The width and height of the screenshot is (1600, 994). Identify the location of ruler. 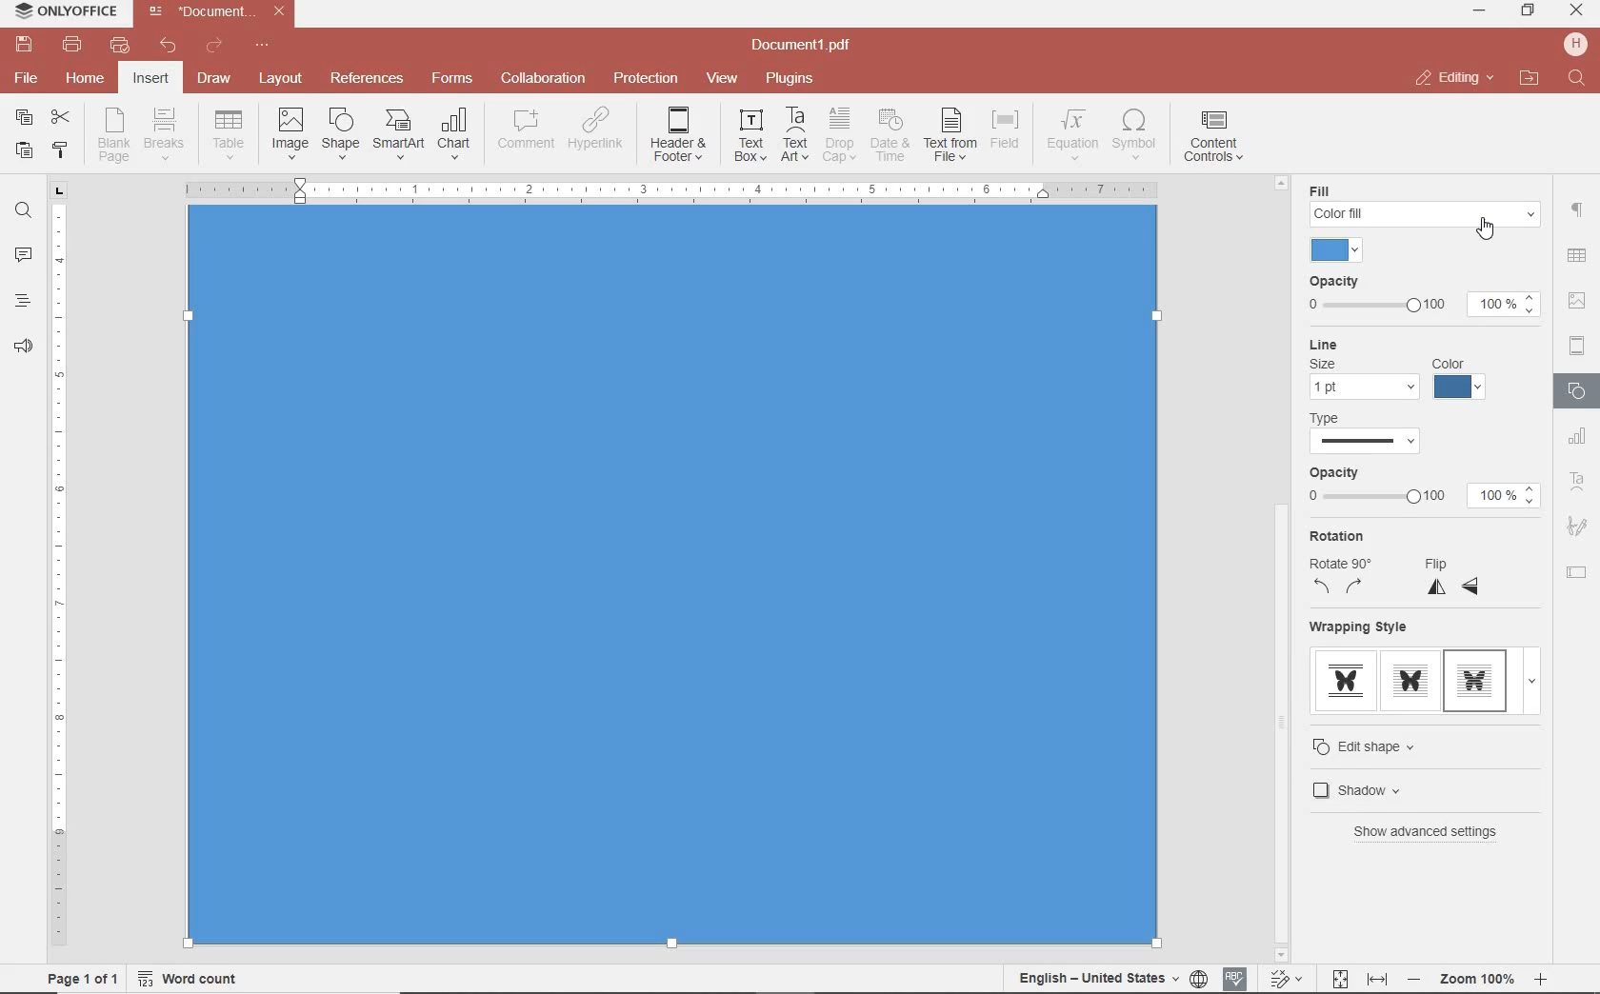
(60, 582).